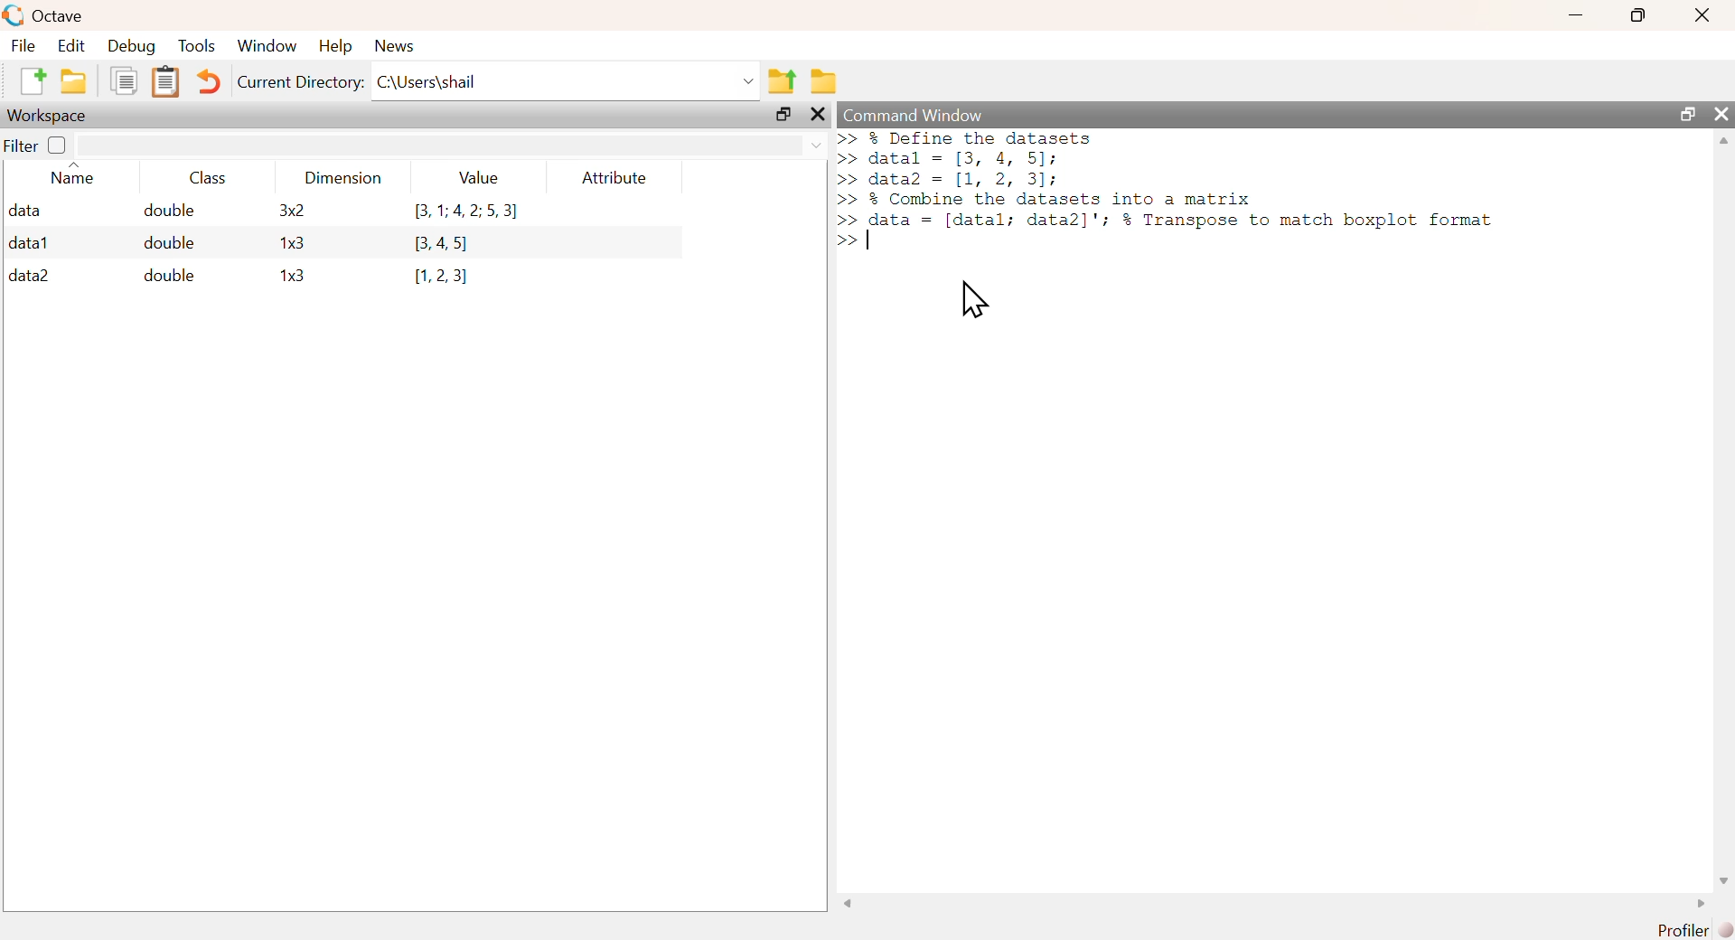  What do you see at coordinates (24, 45) in the screenshot?
I see `File` at bounding box center [24, 45].